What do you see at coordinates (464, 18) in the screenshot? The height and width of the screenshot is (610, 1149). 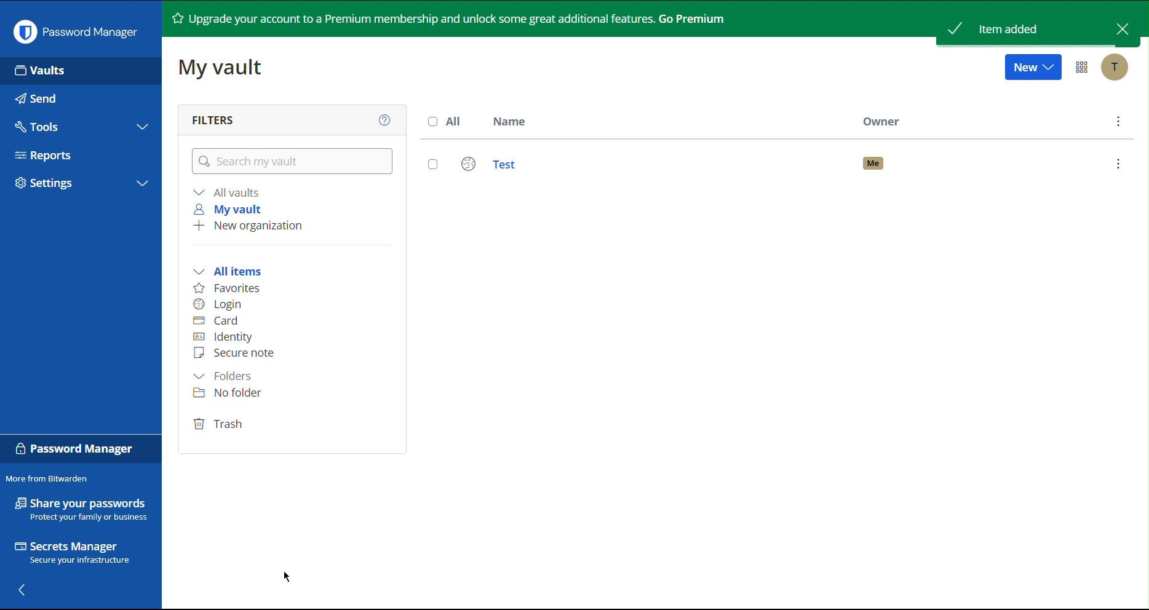 I see `Upgrade your account ` at bounding box center [464, 18].